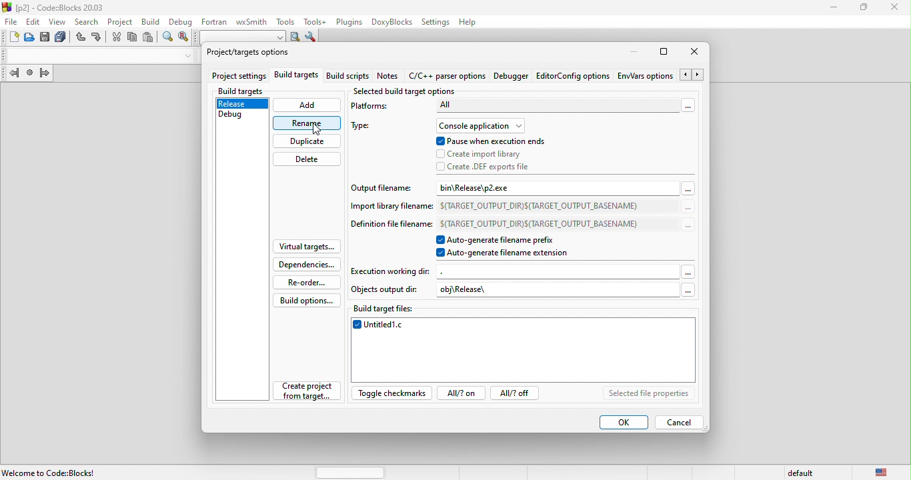 The width and height of the screenshot is (911, 480). I want to click on build options, so click(307, 301).